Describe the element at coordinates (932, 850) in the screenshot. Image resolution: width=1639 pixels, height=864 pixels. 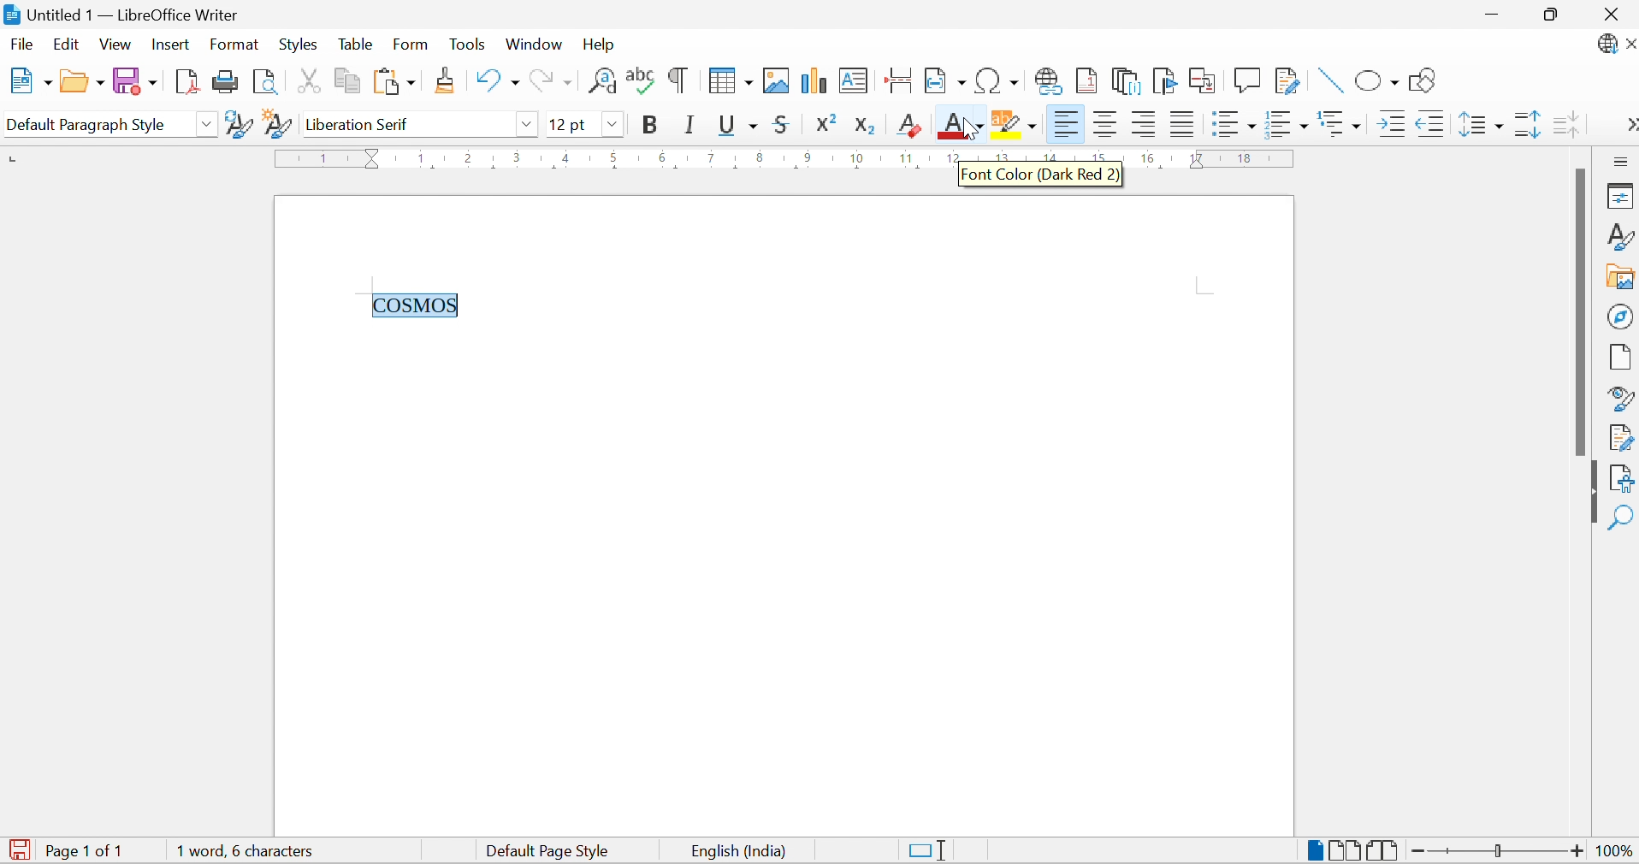
I see `Standard Selection. Click to change selection mode.` at that location.